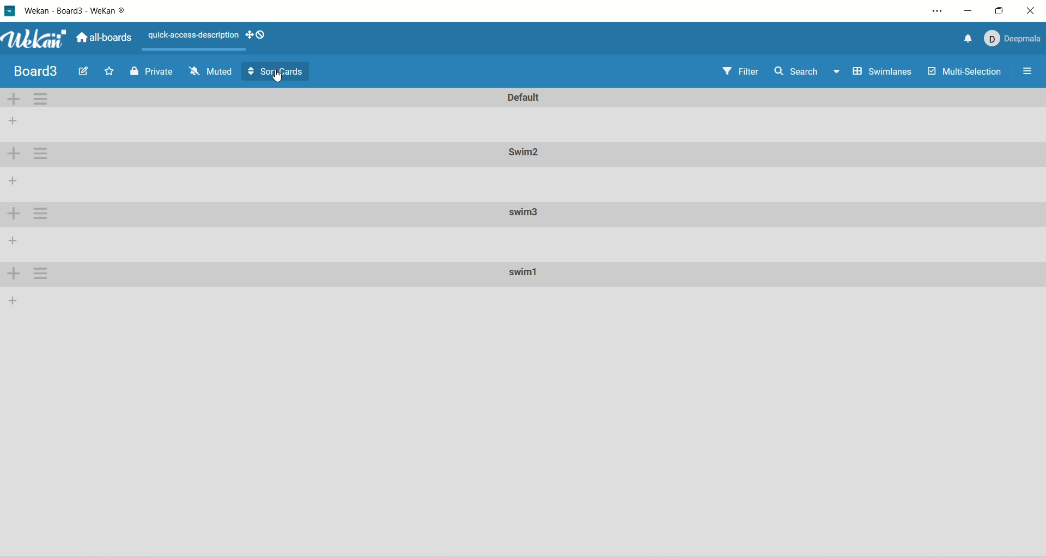 This screenshot has height=557, width=1046. I want to click on add list, so click(13, 183).